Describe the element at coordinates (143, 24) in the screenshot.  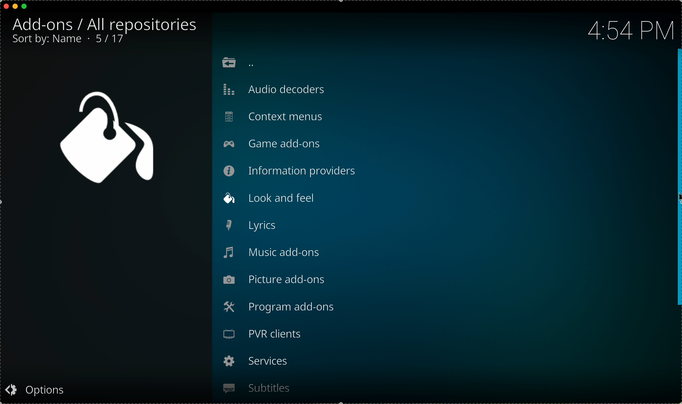
I see `all repositories` at that location.